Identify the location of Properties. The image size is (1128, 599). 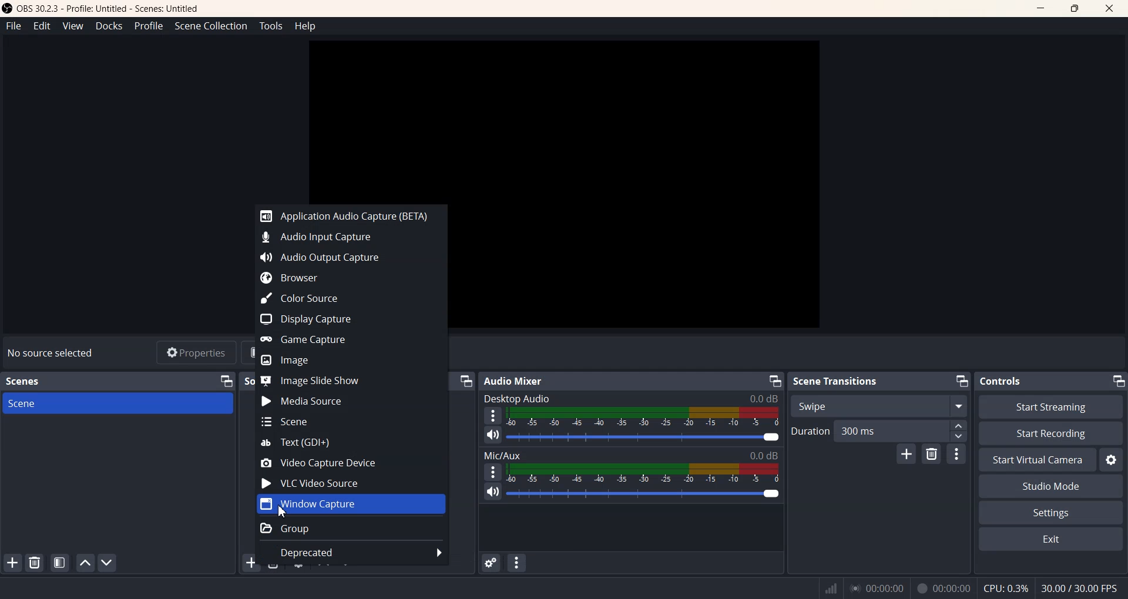
(194, 352).